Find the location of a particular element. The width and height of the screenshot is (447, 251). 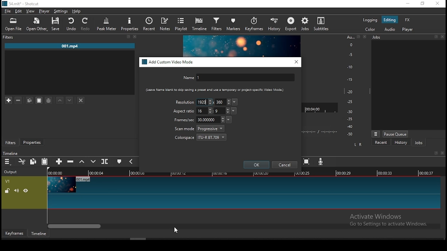

unlock is located at coordinates (7, 191).